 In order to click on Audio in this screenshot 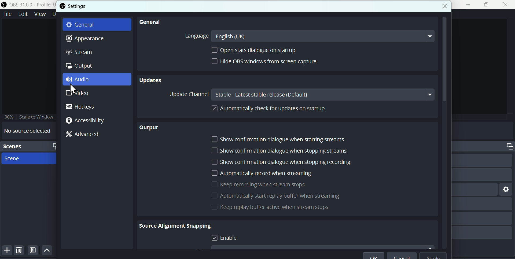, I will do `click(80, 80)`.